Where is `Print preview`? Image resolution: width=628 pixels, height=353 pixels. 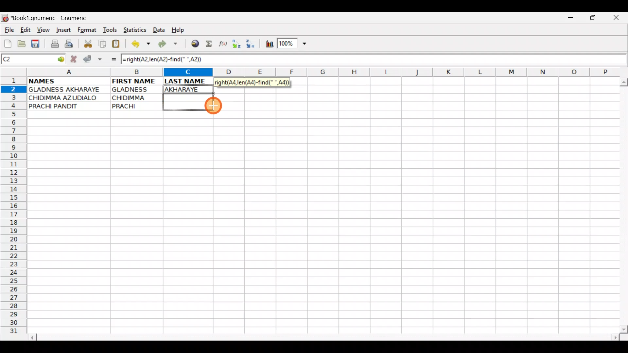 Print preview is located at coordinates (69, 45).